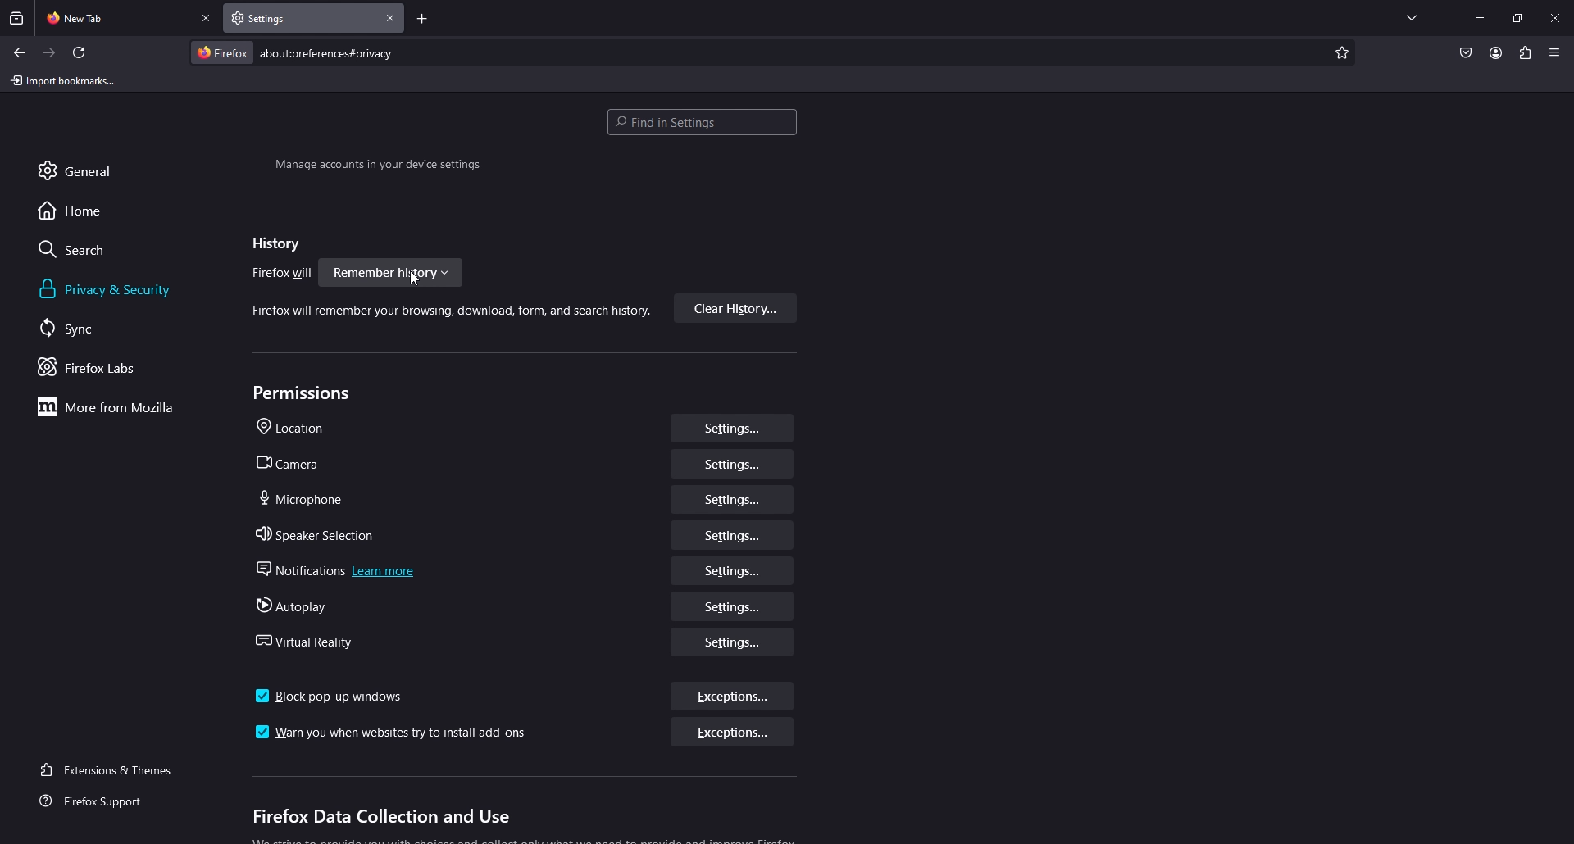 The height and width of the screenshot is (844, 1574). Describe the element at coordinates (50, 53) in the screenshot. I see `forward` at that location.